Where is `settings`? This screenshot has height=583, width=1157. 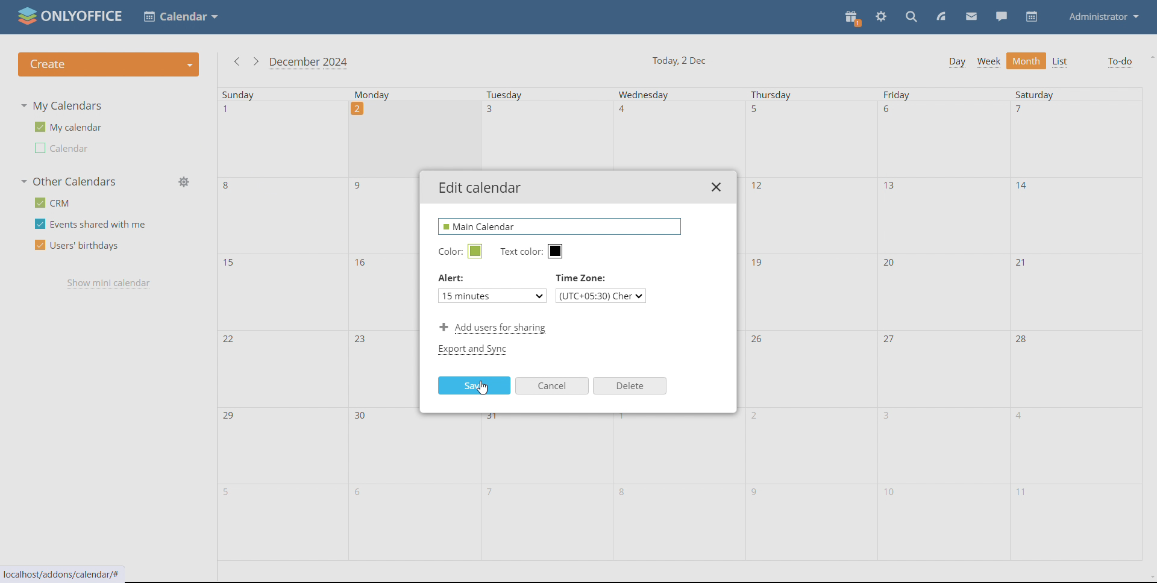
settings is located at coordinates (883, 19).